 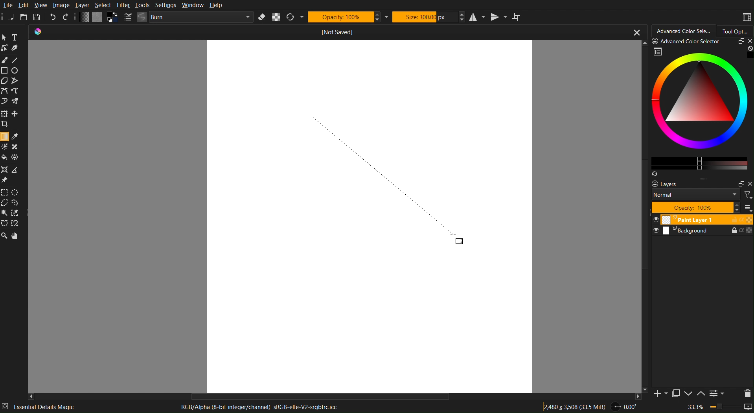 I want to click on Polygon Tools, so click(x=11, y=81).